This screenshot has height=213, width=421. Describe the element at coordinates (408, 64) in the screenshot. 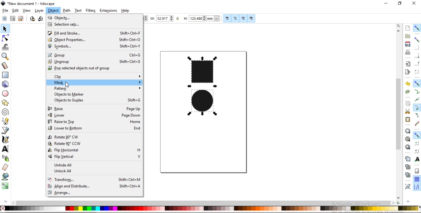

I see `import a bitmap` at that location.